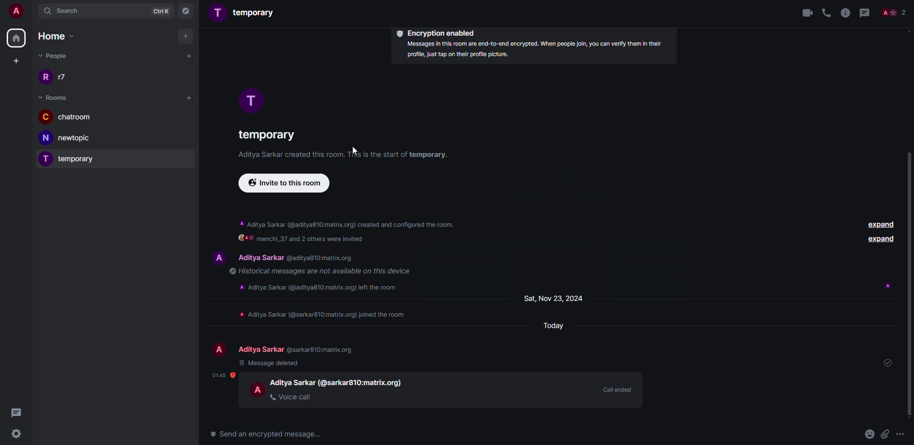  Describe the element at coordinates (260, 349) in the screenshot. I see `people` at that location.